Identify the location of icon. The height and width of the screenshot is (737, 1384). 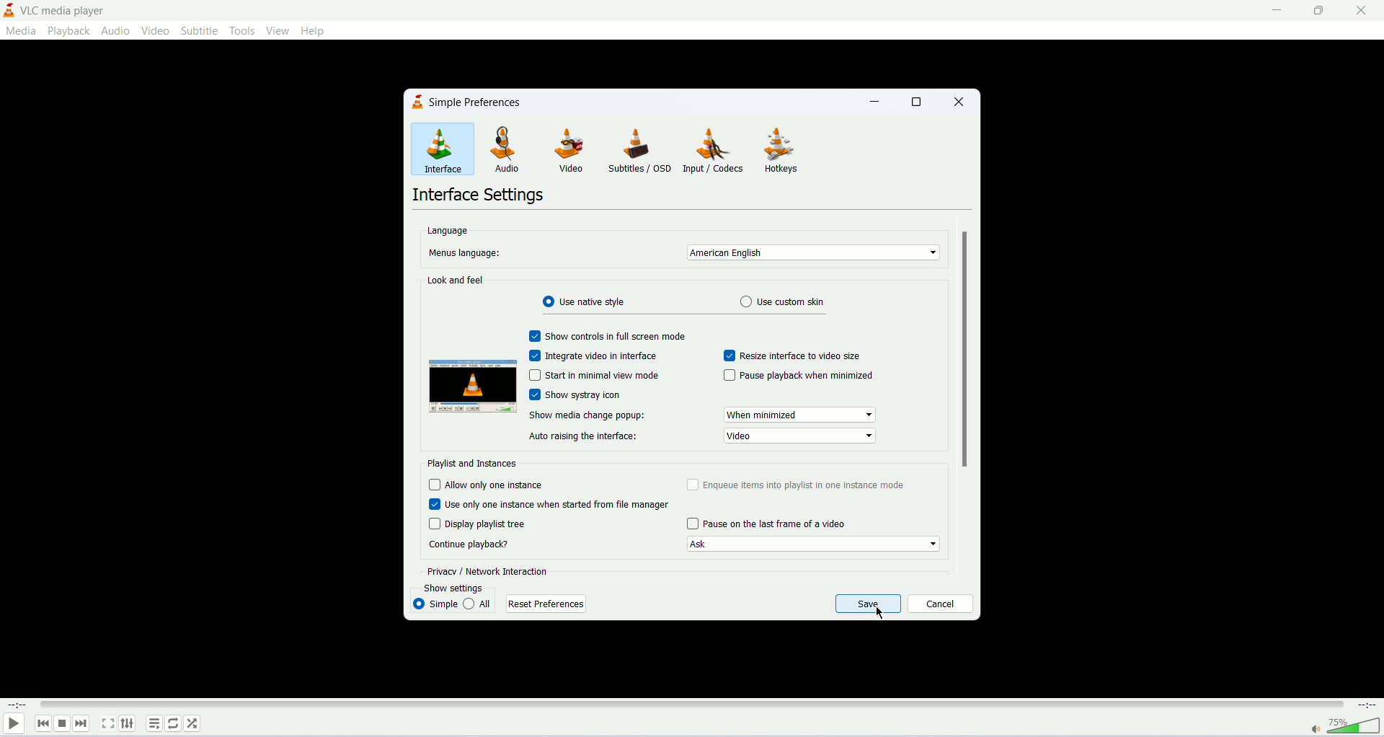
(419, 102).